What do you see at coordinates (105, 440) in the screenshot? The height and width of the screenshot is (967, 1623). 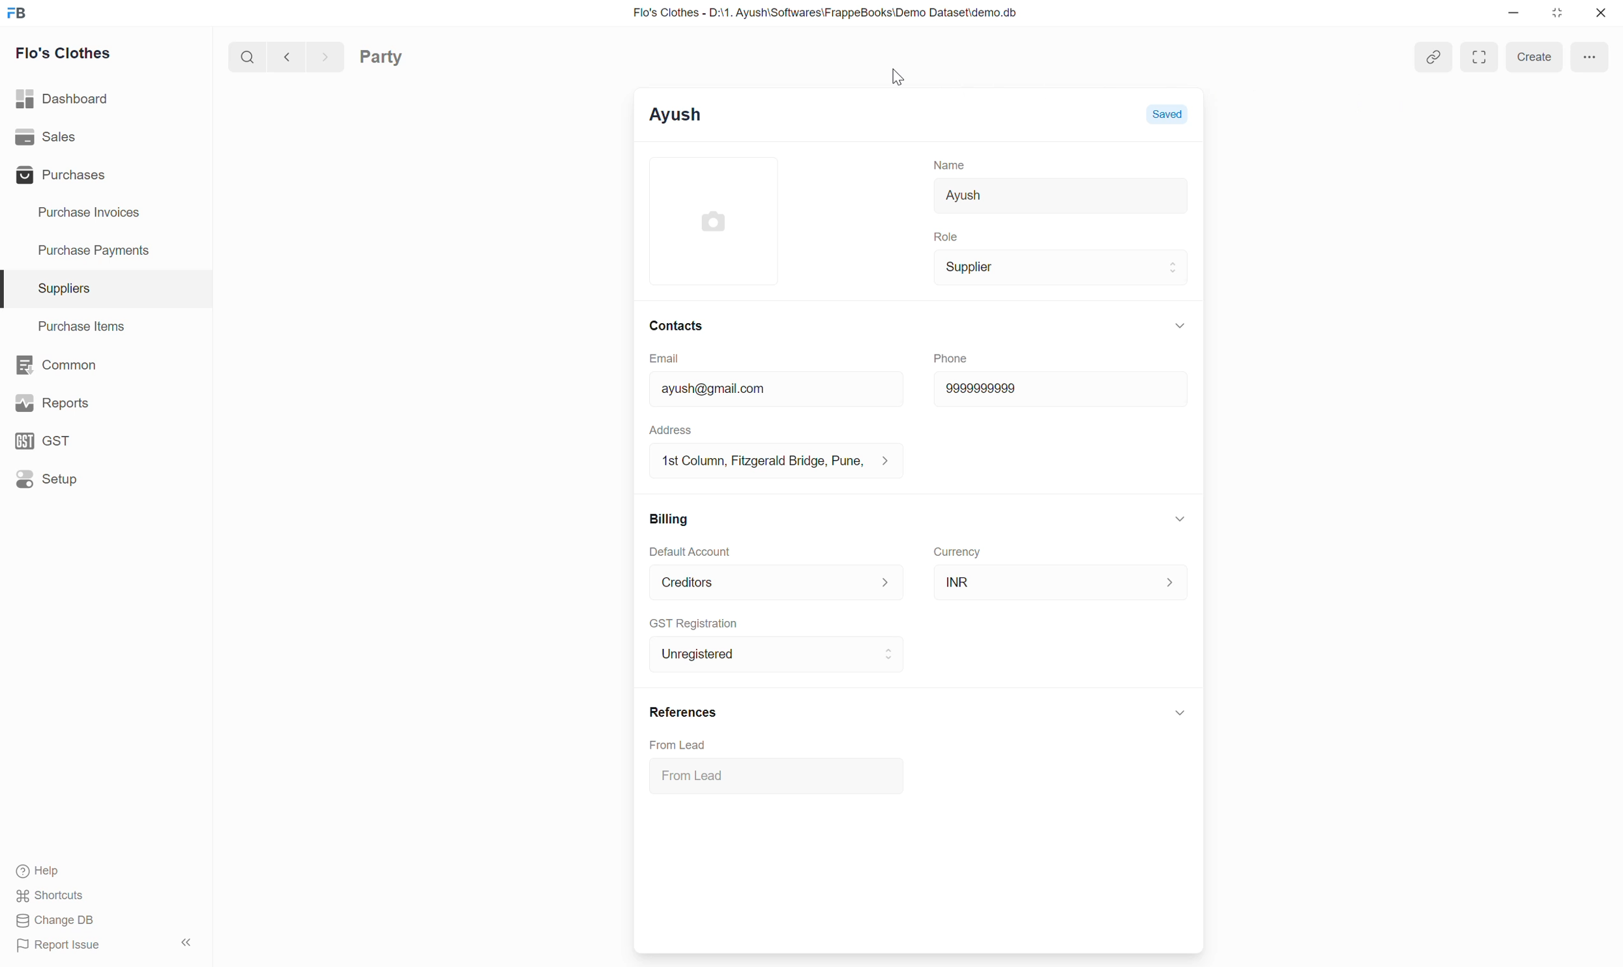 I see `GST` at bounding box center [105, 440].